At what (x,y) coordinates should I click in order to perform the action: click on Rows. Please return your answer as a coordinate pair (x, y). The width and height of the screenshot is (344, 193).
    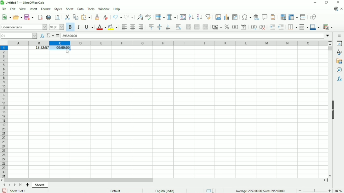
    Looking at the image, I should click on (160, 17).